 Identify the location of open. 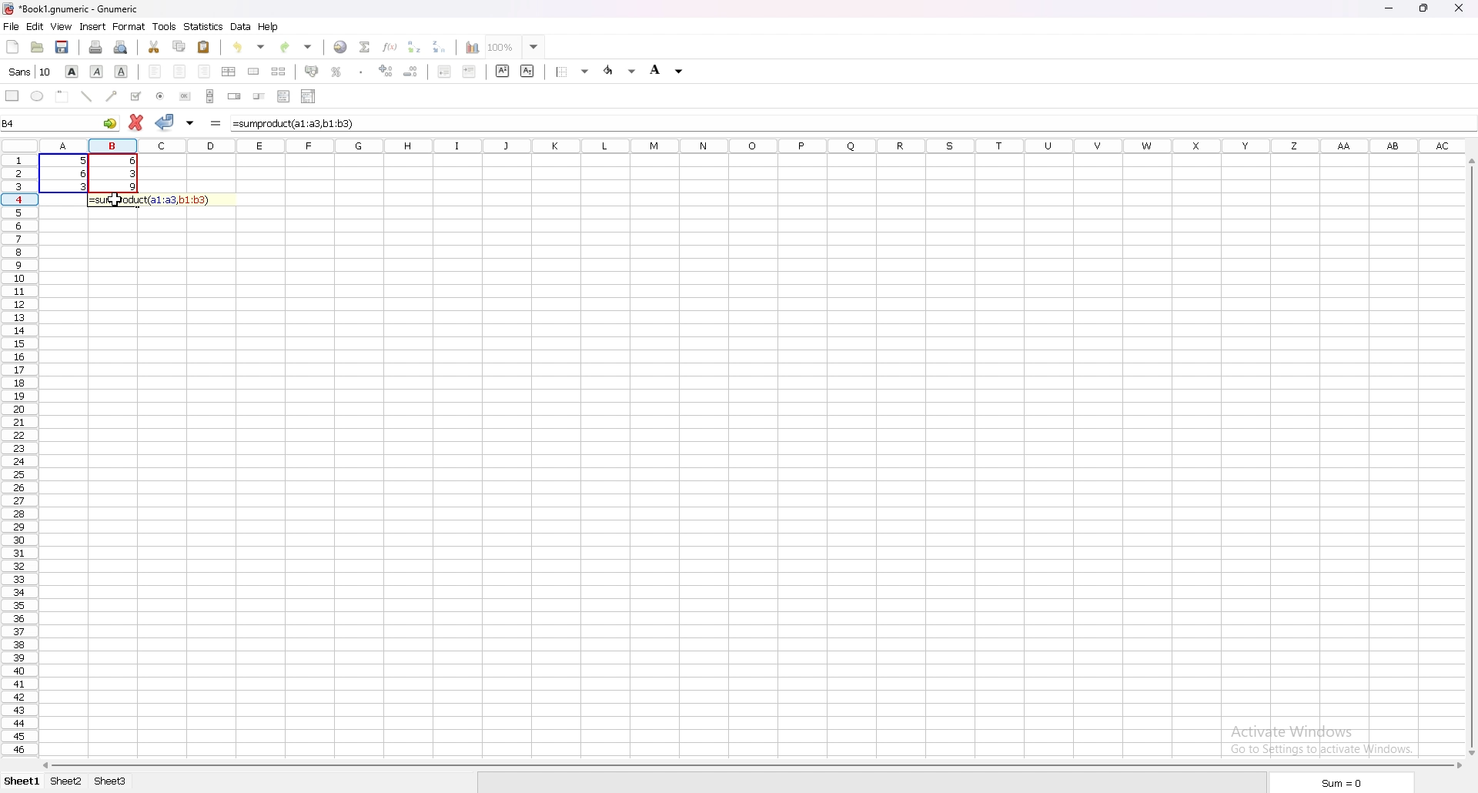
(37, 48).